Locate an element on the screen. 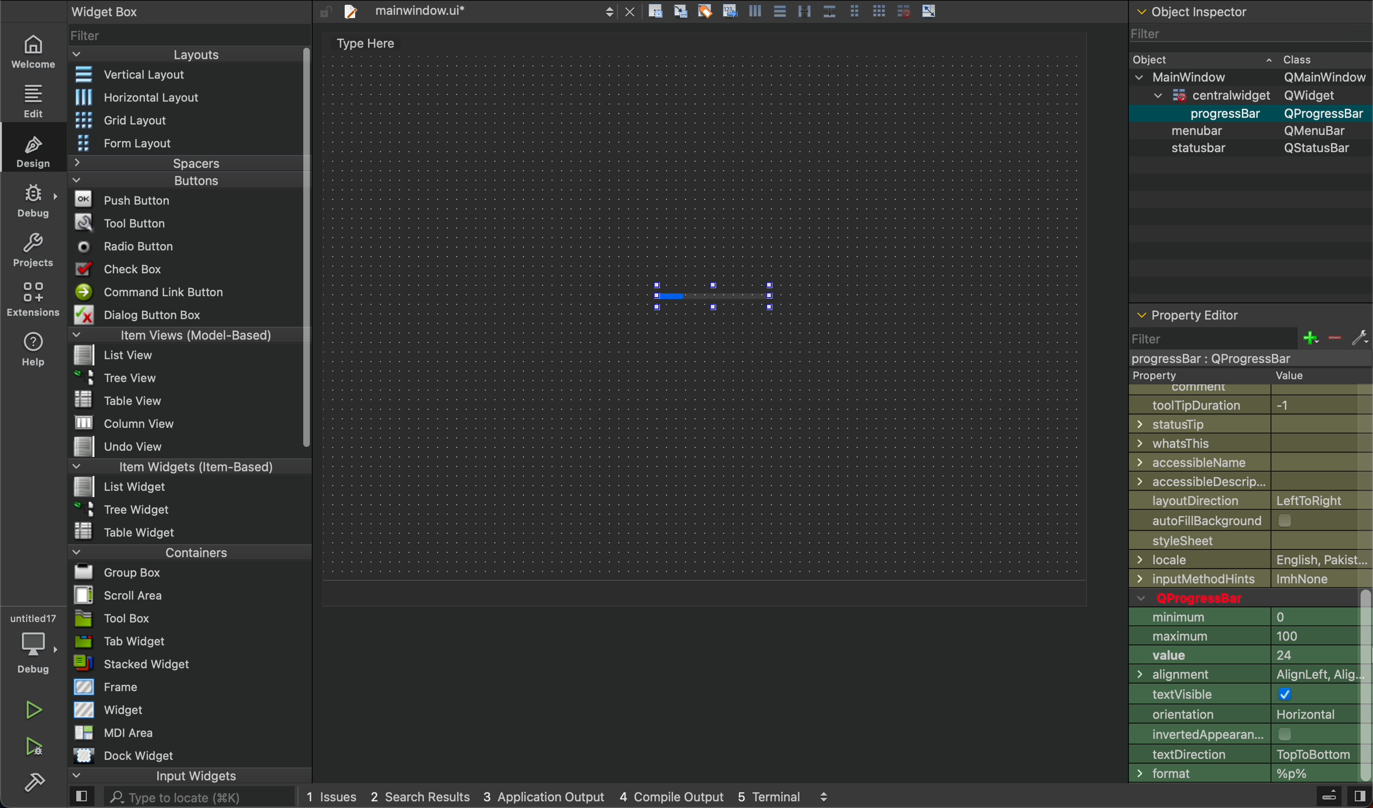 Image resolution: width=1373 pixels, height=808 pixels. Layout is located at coordinates (175, 55).